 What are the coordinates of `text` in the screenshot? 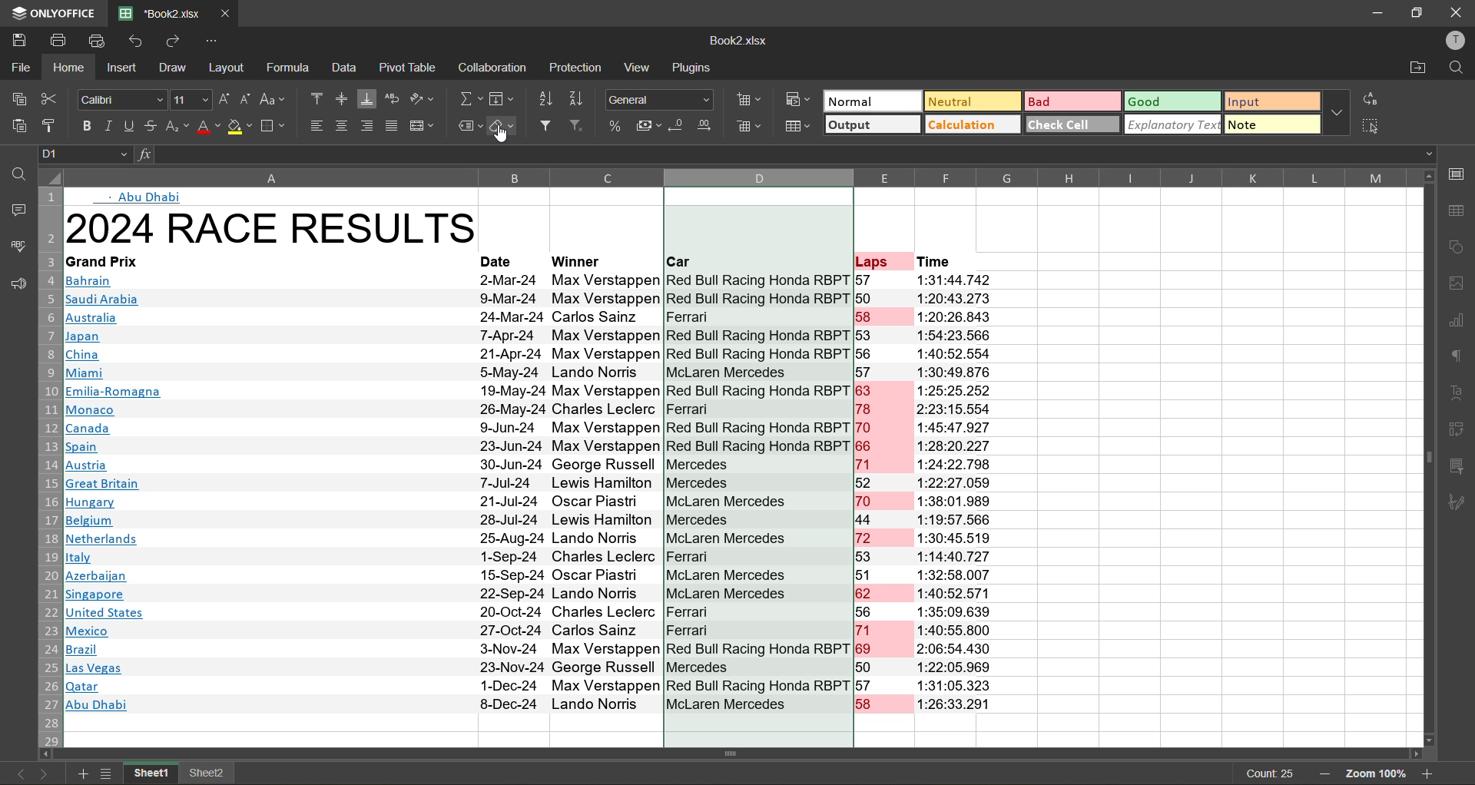 It's located at (1460, 392).